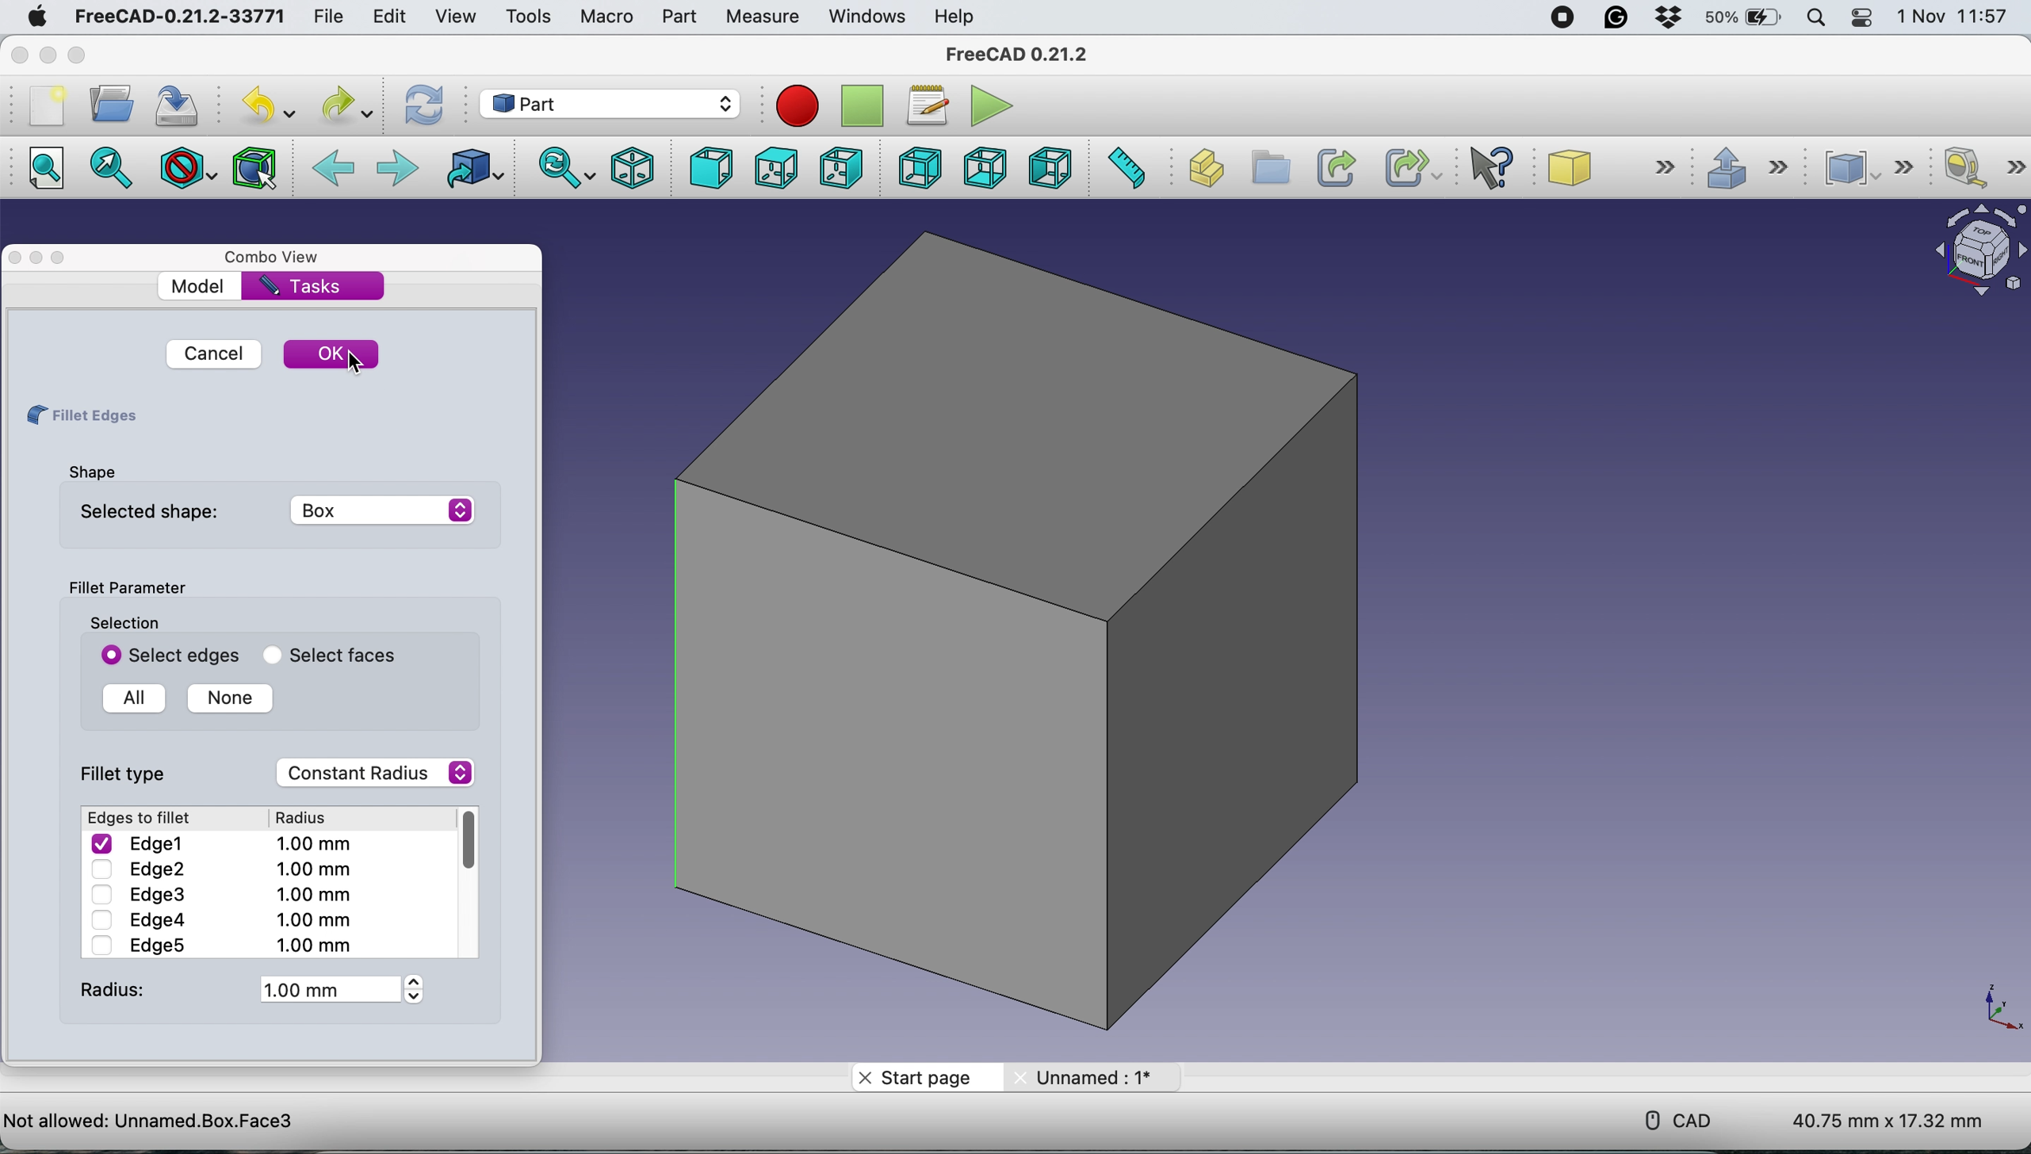 The image size is (2031, 1154). What do you see at coordinates (1559, 18) in the screenshot?
I see `screen recorder` at bounding box center [1559, 18].